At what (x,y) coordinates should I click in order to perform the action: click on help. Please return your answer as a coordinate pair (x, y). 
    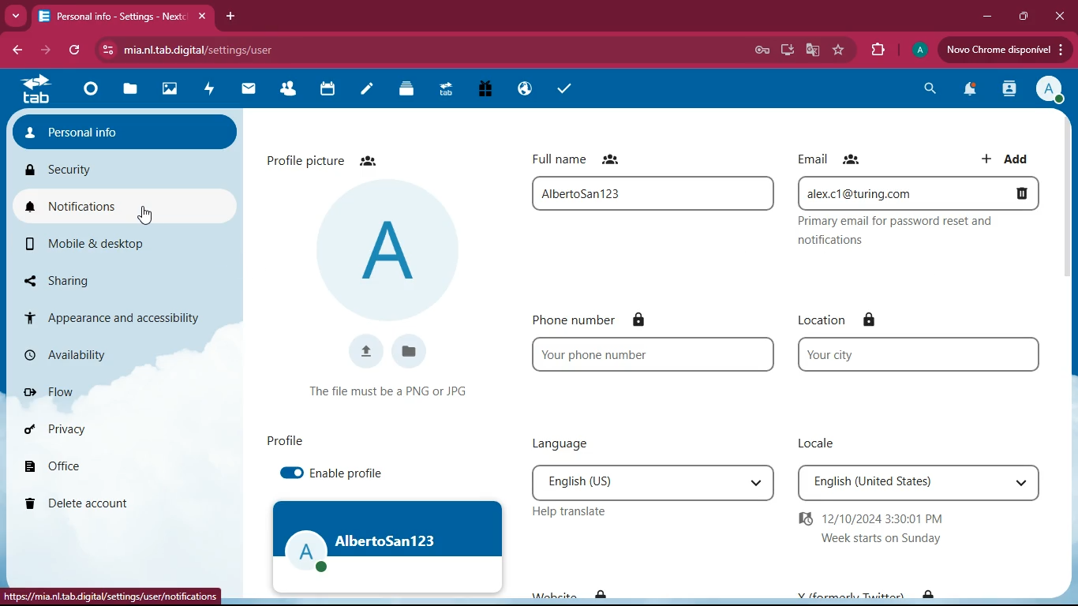
    Looking at the image, I should click on (571, 511).